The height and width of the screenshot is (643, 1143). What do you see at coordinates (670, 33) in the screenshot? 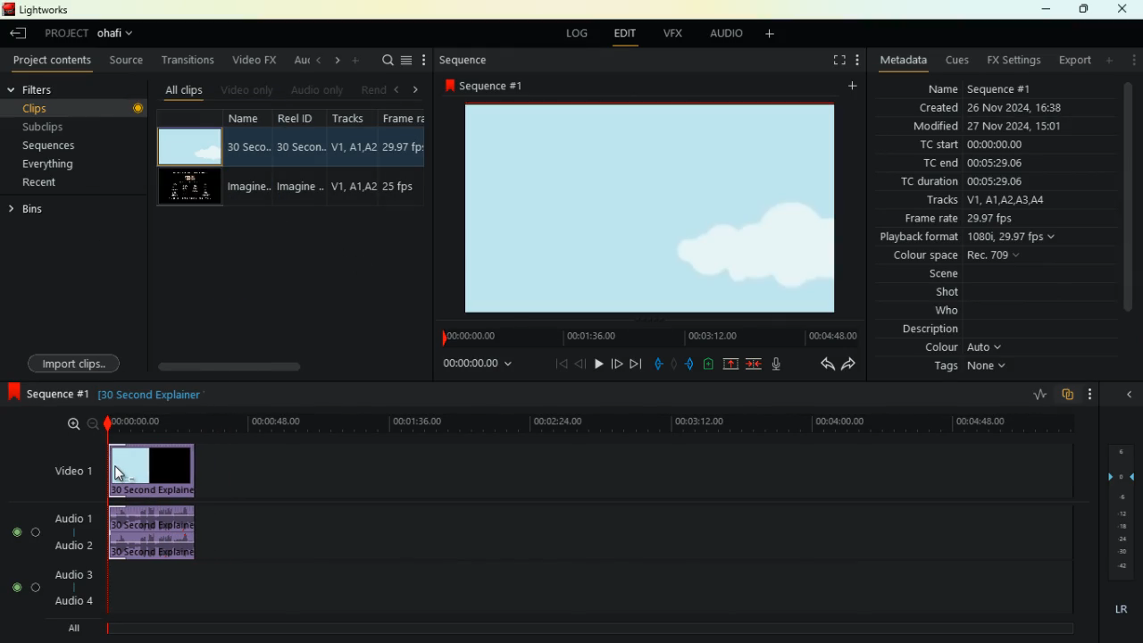
I see `vfx` at bounding box center [670, 33].